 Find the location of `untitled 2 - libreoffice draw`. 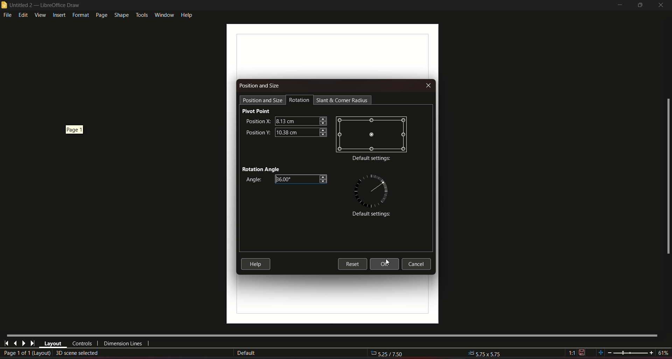

untitled 2 - libreoffice draw is located at coordinates (41, 5).